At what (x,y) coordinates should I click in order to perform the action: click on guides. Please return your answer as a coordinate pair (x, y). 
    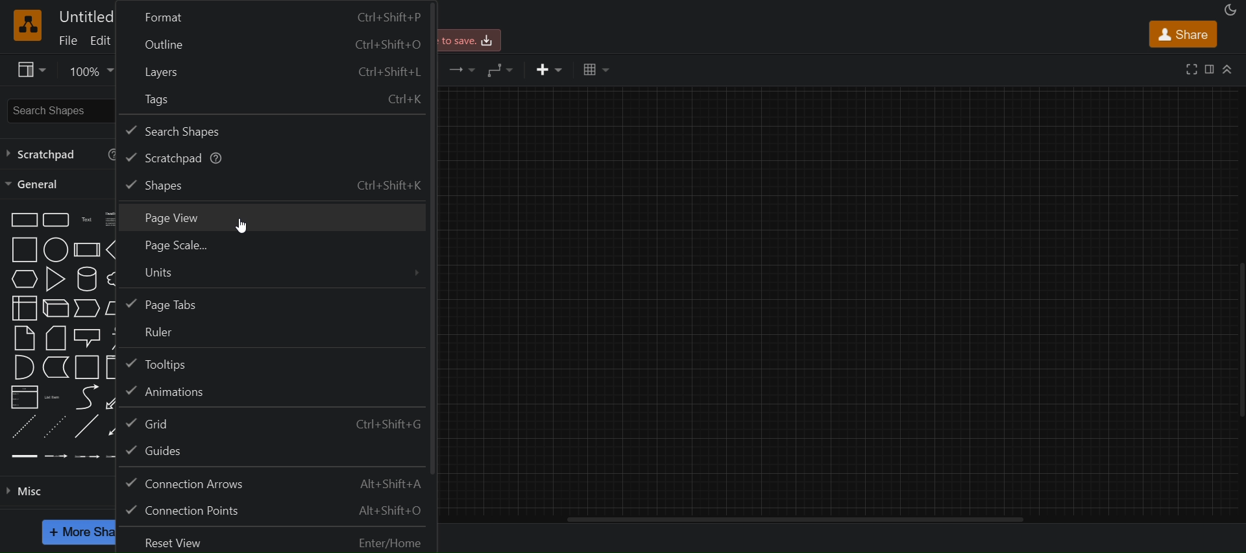
    Looking at the image, I should click on (275, 452).